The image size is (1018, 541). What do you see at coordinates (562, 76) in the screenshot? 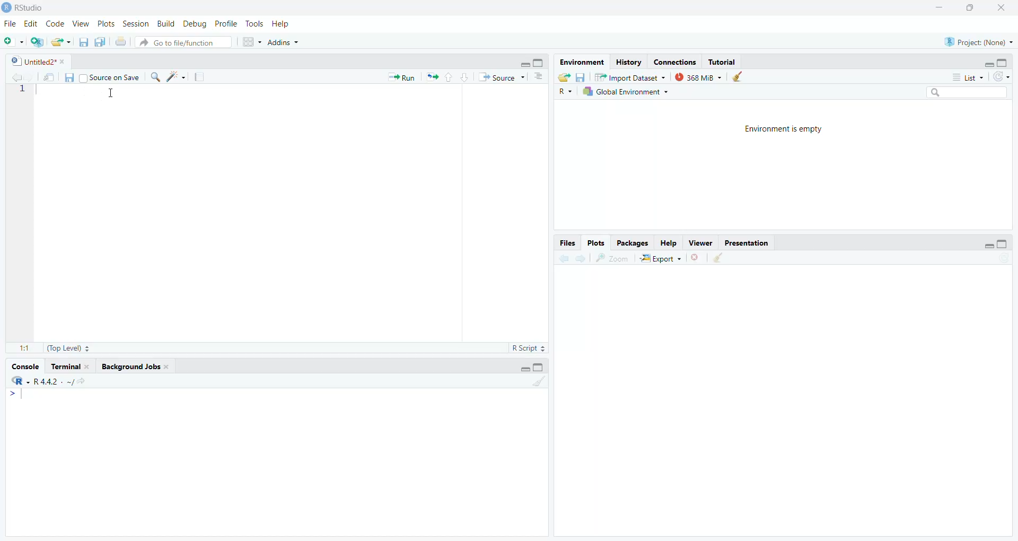
I see `export` at bounding box center [562, 76].